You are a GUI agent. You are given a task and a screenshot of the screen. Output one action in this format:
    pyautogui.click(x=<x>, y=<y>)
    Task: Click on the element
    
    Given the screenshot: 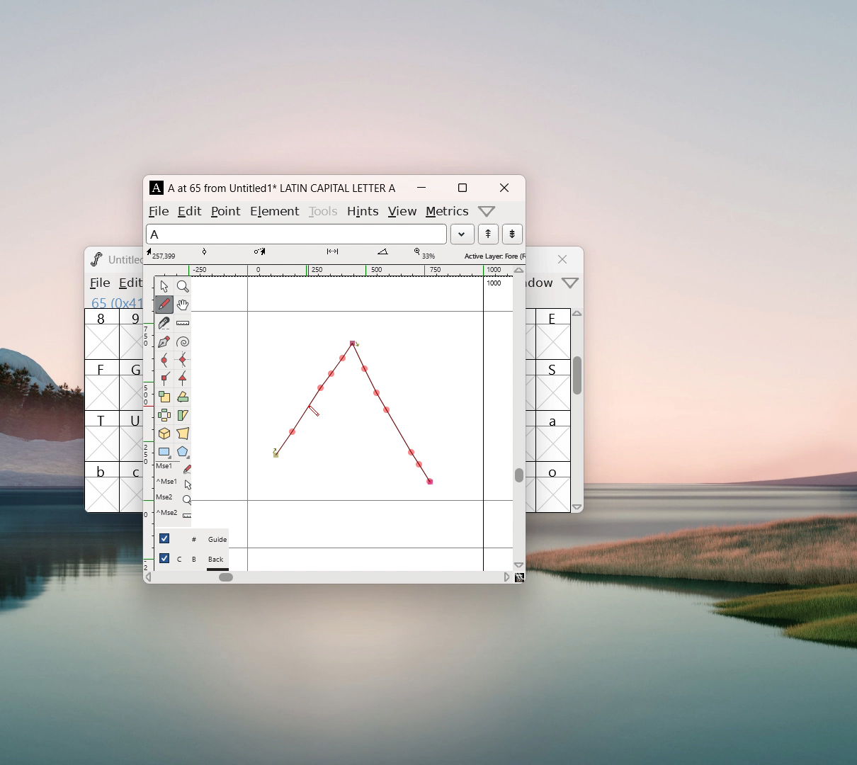 What is the action you would take?
    pyautogui.click(x=274, y=210)
    